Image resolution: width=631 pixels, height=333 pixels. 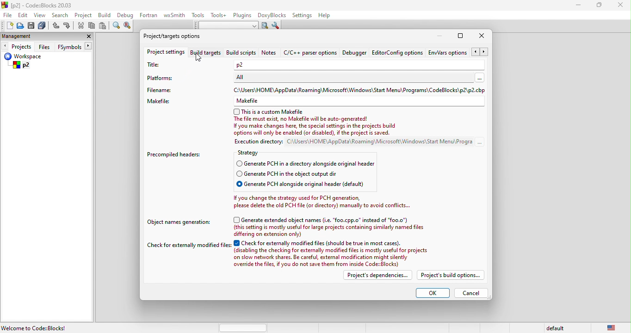 What do you see at coordinates (37, 5) in the screenshot?
I see `[p2] - Code=Blocks 20.03` at bounding box center [37, 5].